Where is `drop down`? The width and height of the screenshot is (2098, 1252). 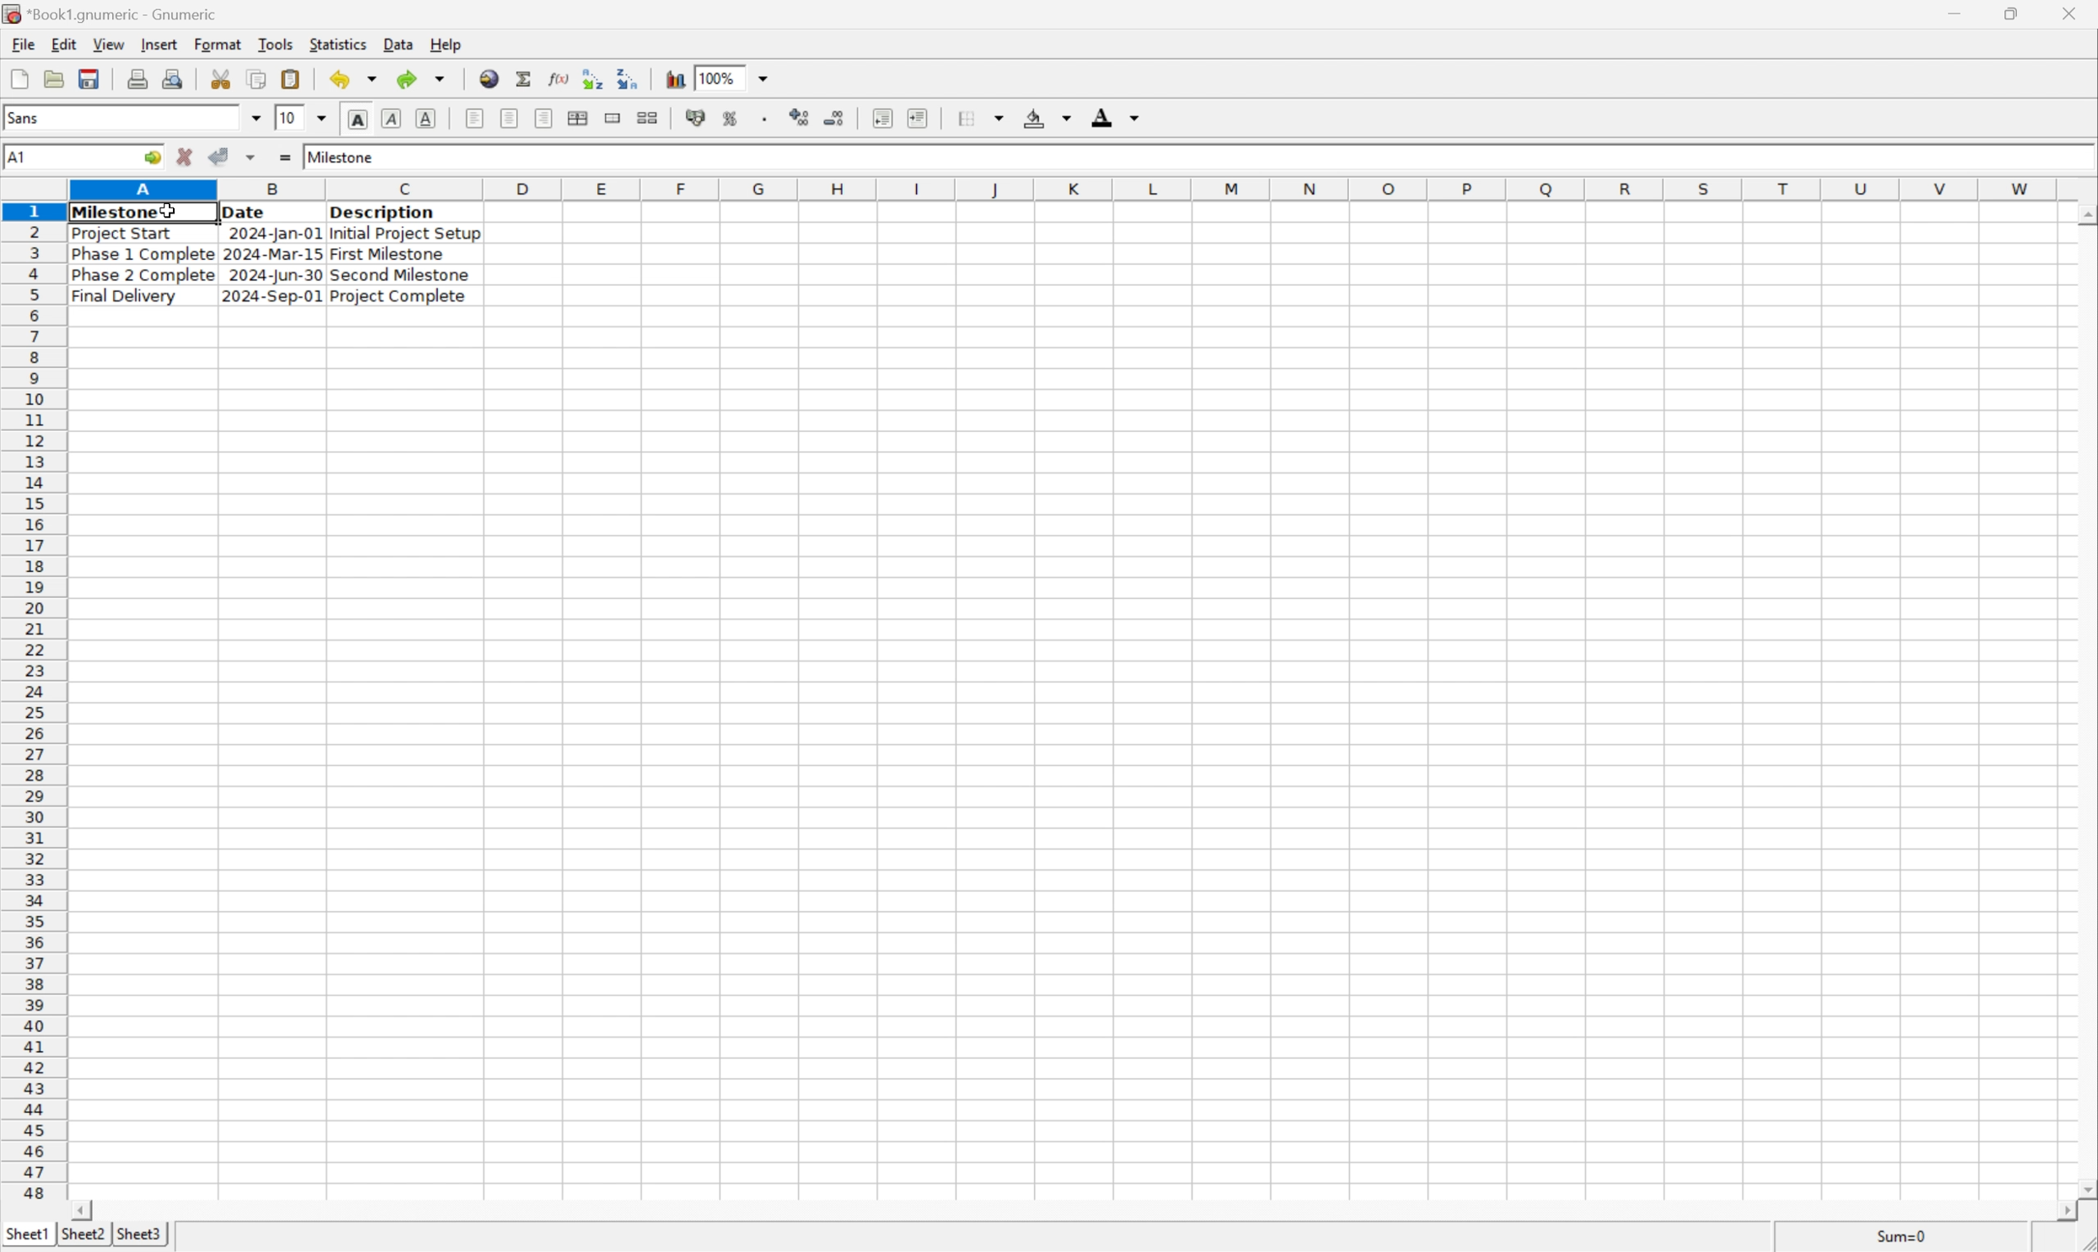
drop down is located at coordinates (324, 116).